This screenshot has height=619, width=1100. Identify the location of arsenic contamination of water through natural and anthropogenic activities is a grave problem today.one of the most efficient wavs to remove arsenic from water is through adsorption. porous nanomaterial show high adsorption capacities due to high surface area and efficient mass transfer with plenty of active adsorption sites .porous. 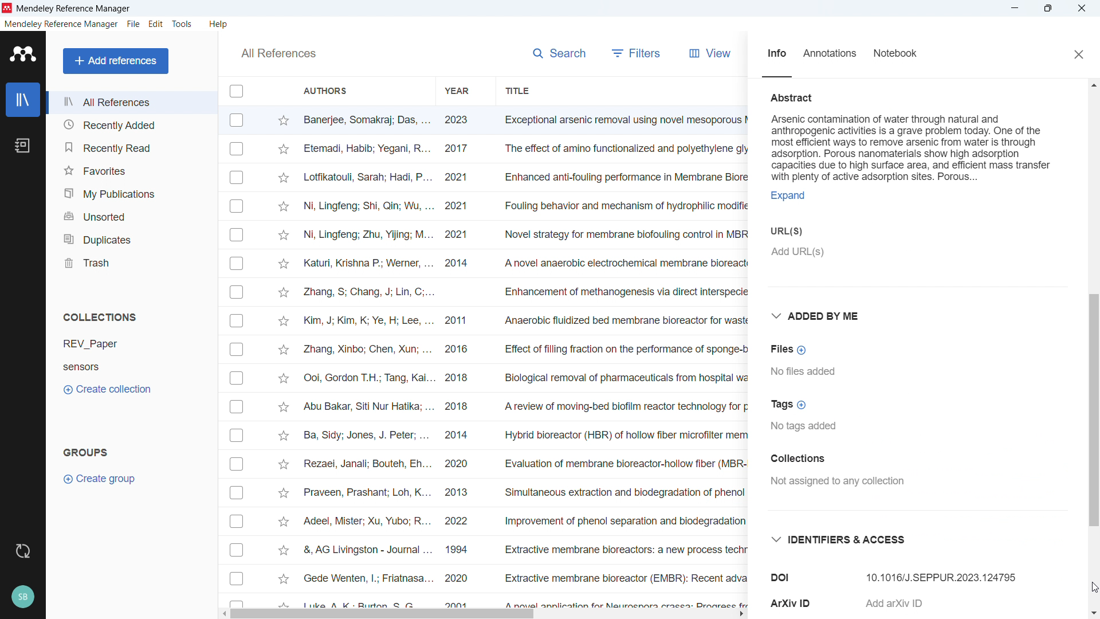
(921, 146).